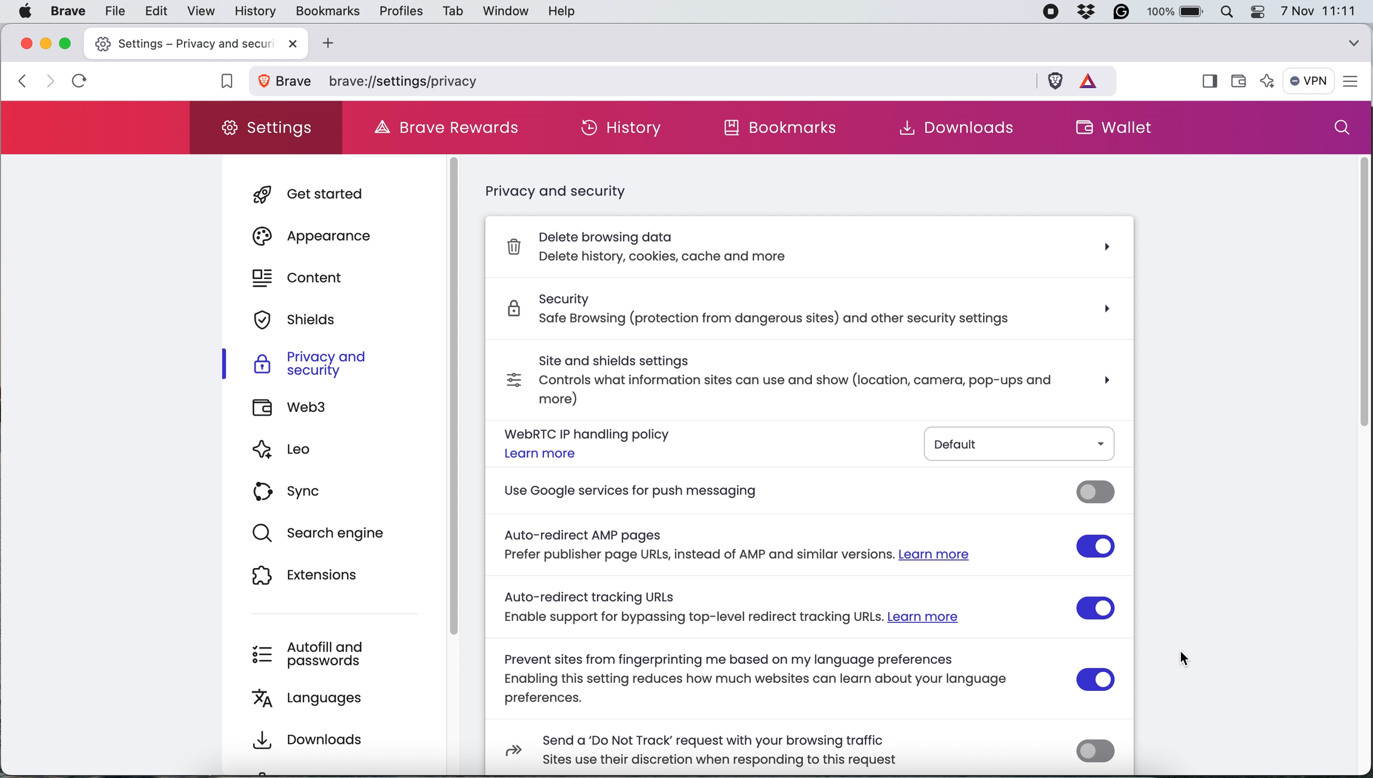  Describe the element at coordinates (155, 11) in the screenshot. I see `edit` at that location.